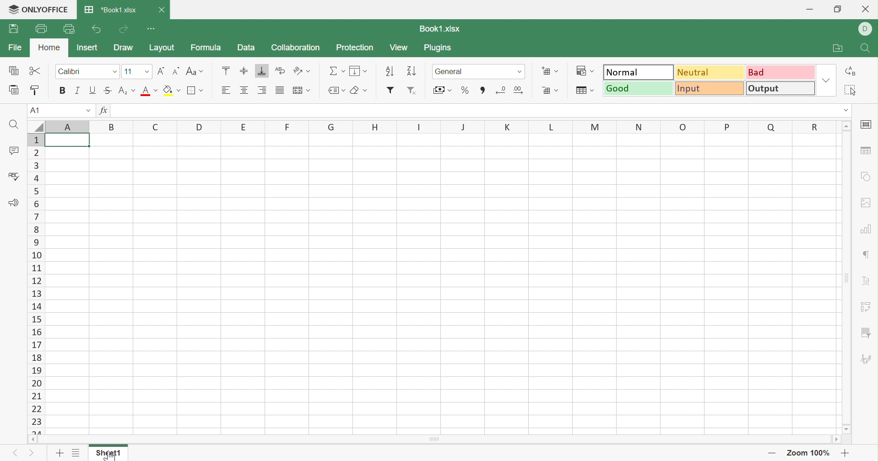  Describe the element at coordinates (867, 8) in the screenshot. I see `Close` at that location.